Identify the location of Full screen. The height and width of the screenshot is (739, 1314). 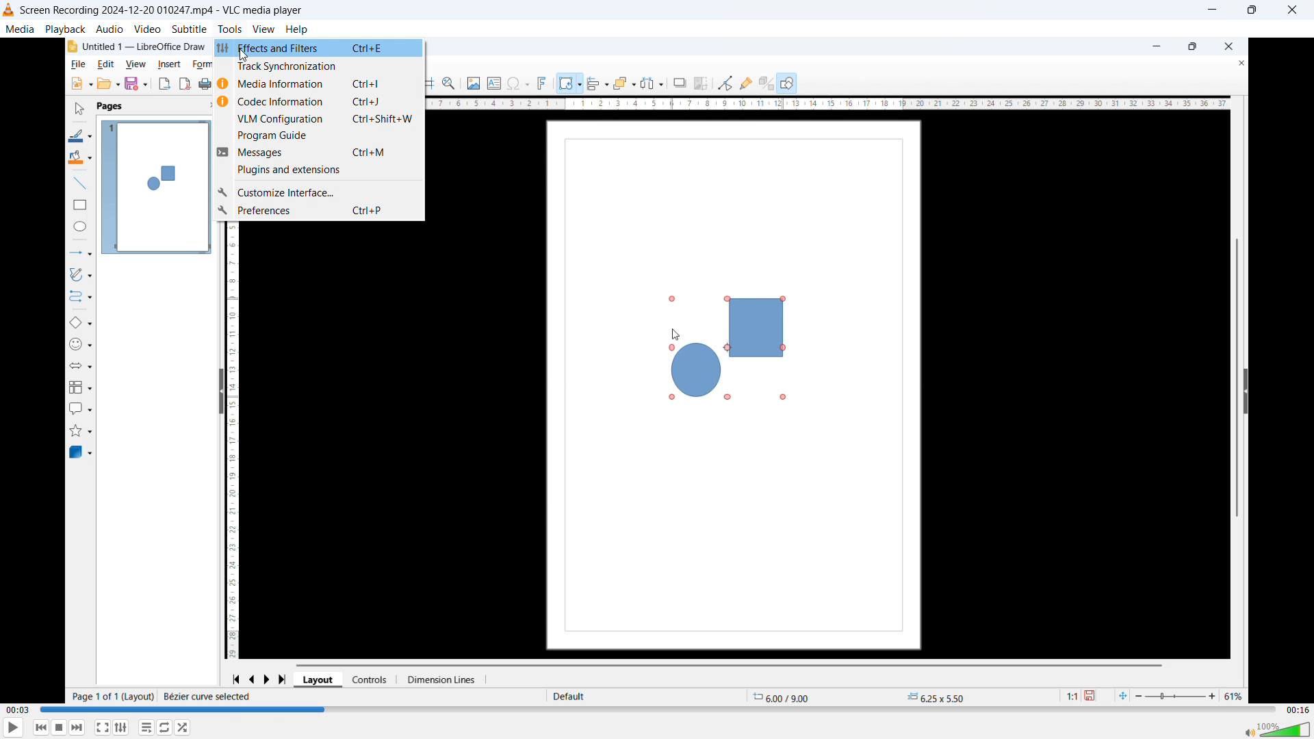
(103, 727).